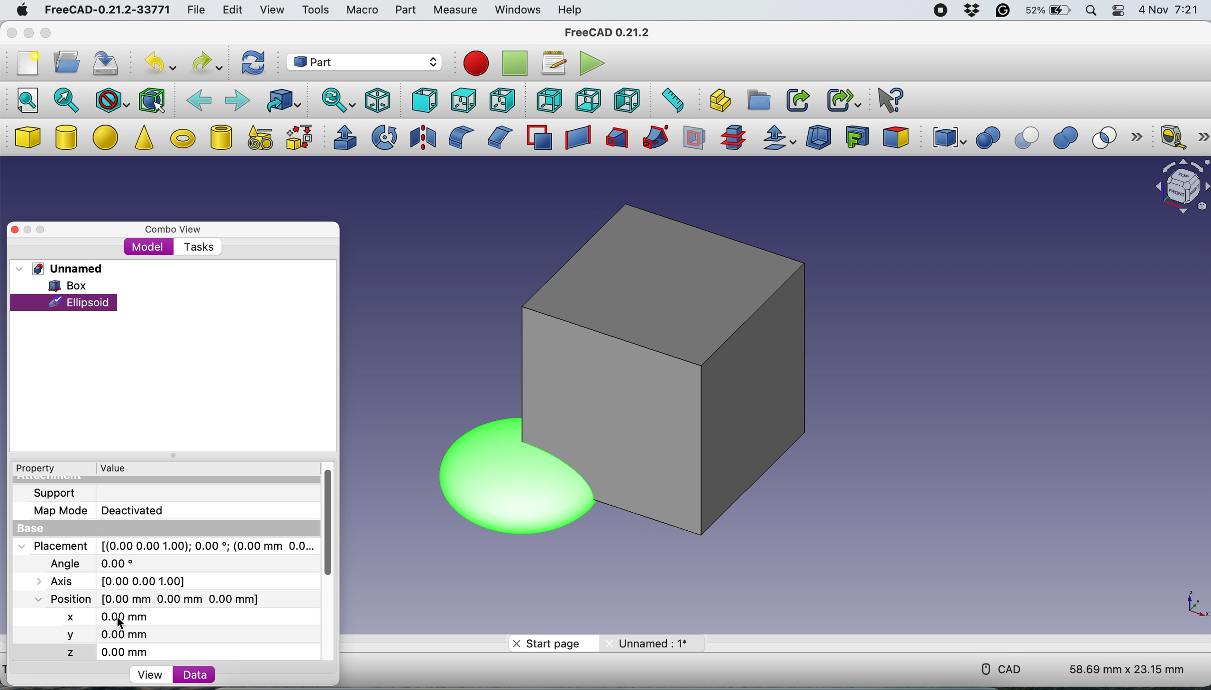  I want to click on start page, so click(553, 643).